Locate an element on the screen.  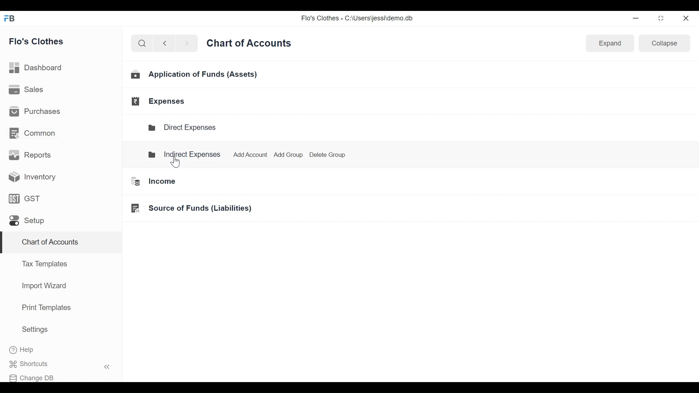
Purchases is located at coordinates (37, 112).